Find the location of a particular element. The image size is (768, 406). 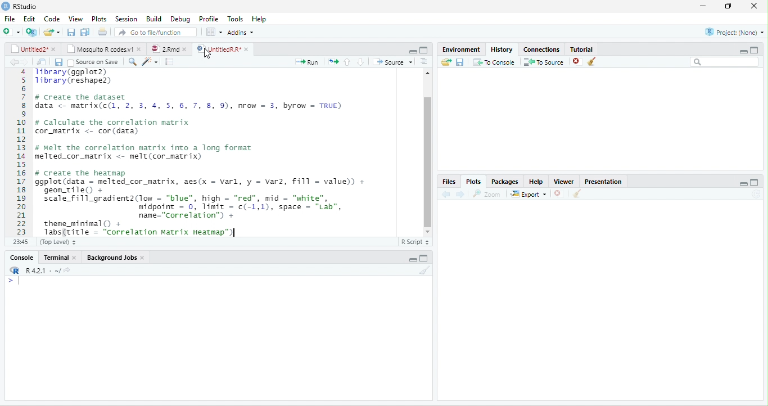

help is located at coordinates (263, 19).